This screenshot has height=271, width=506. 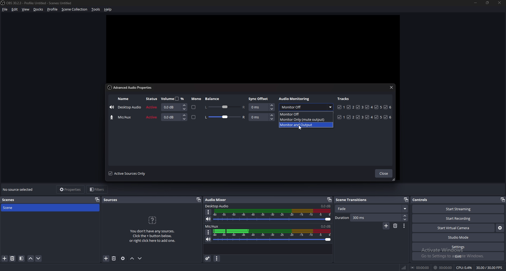 I want to click on decrease duration, so click(x=405, y=220).